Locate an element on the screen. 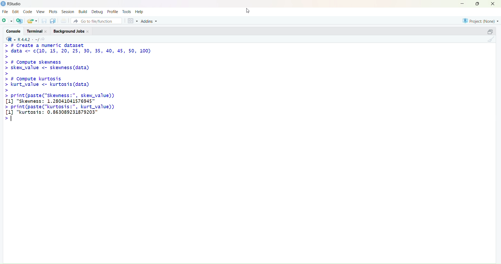 This screenshot has height=264, width=501. Cursor is located at coordinates (248, 10).